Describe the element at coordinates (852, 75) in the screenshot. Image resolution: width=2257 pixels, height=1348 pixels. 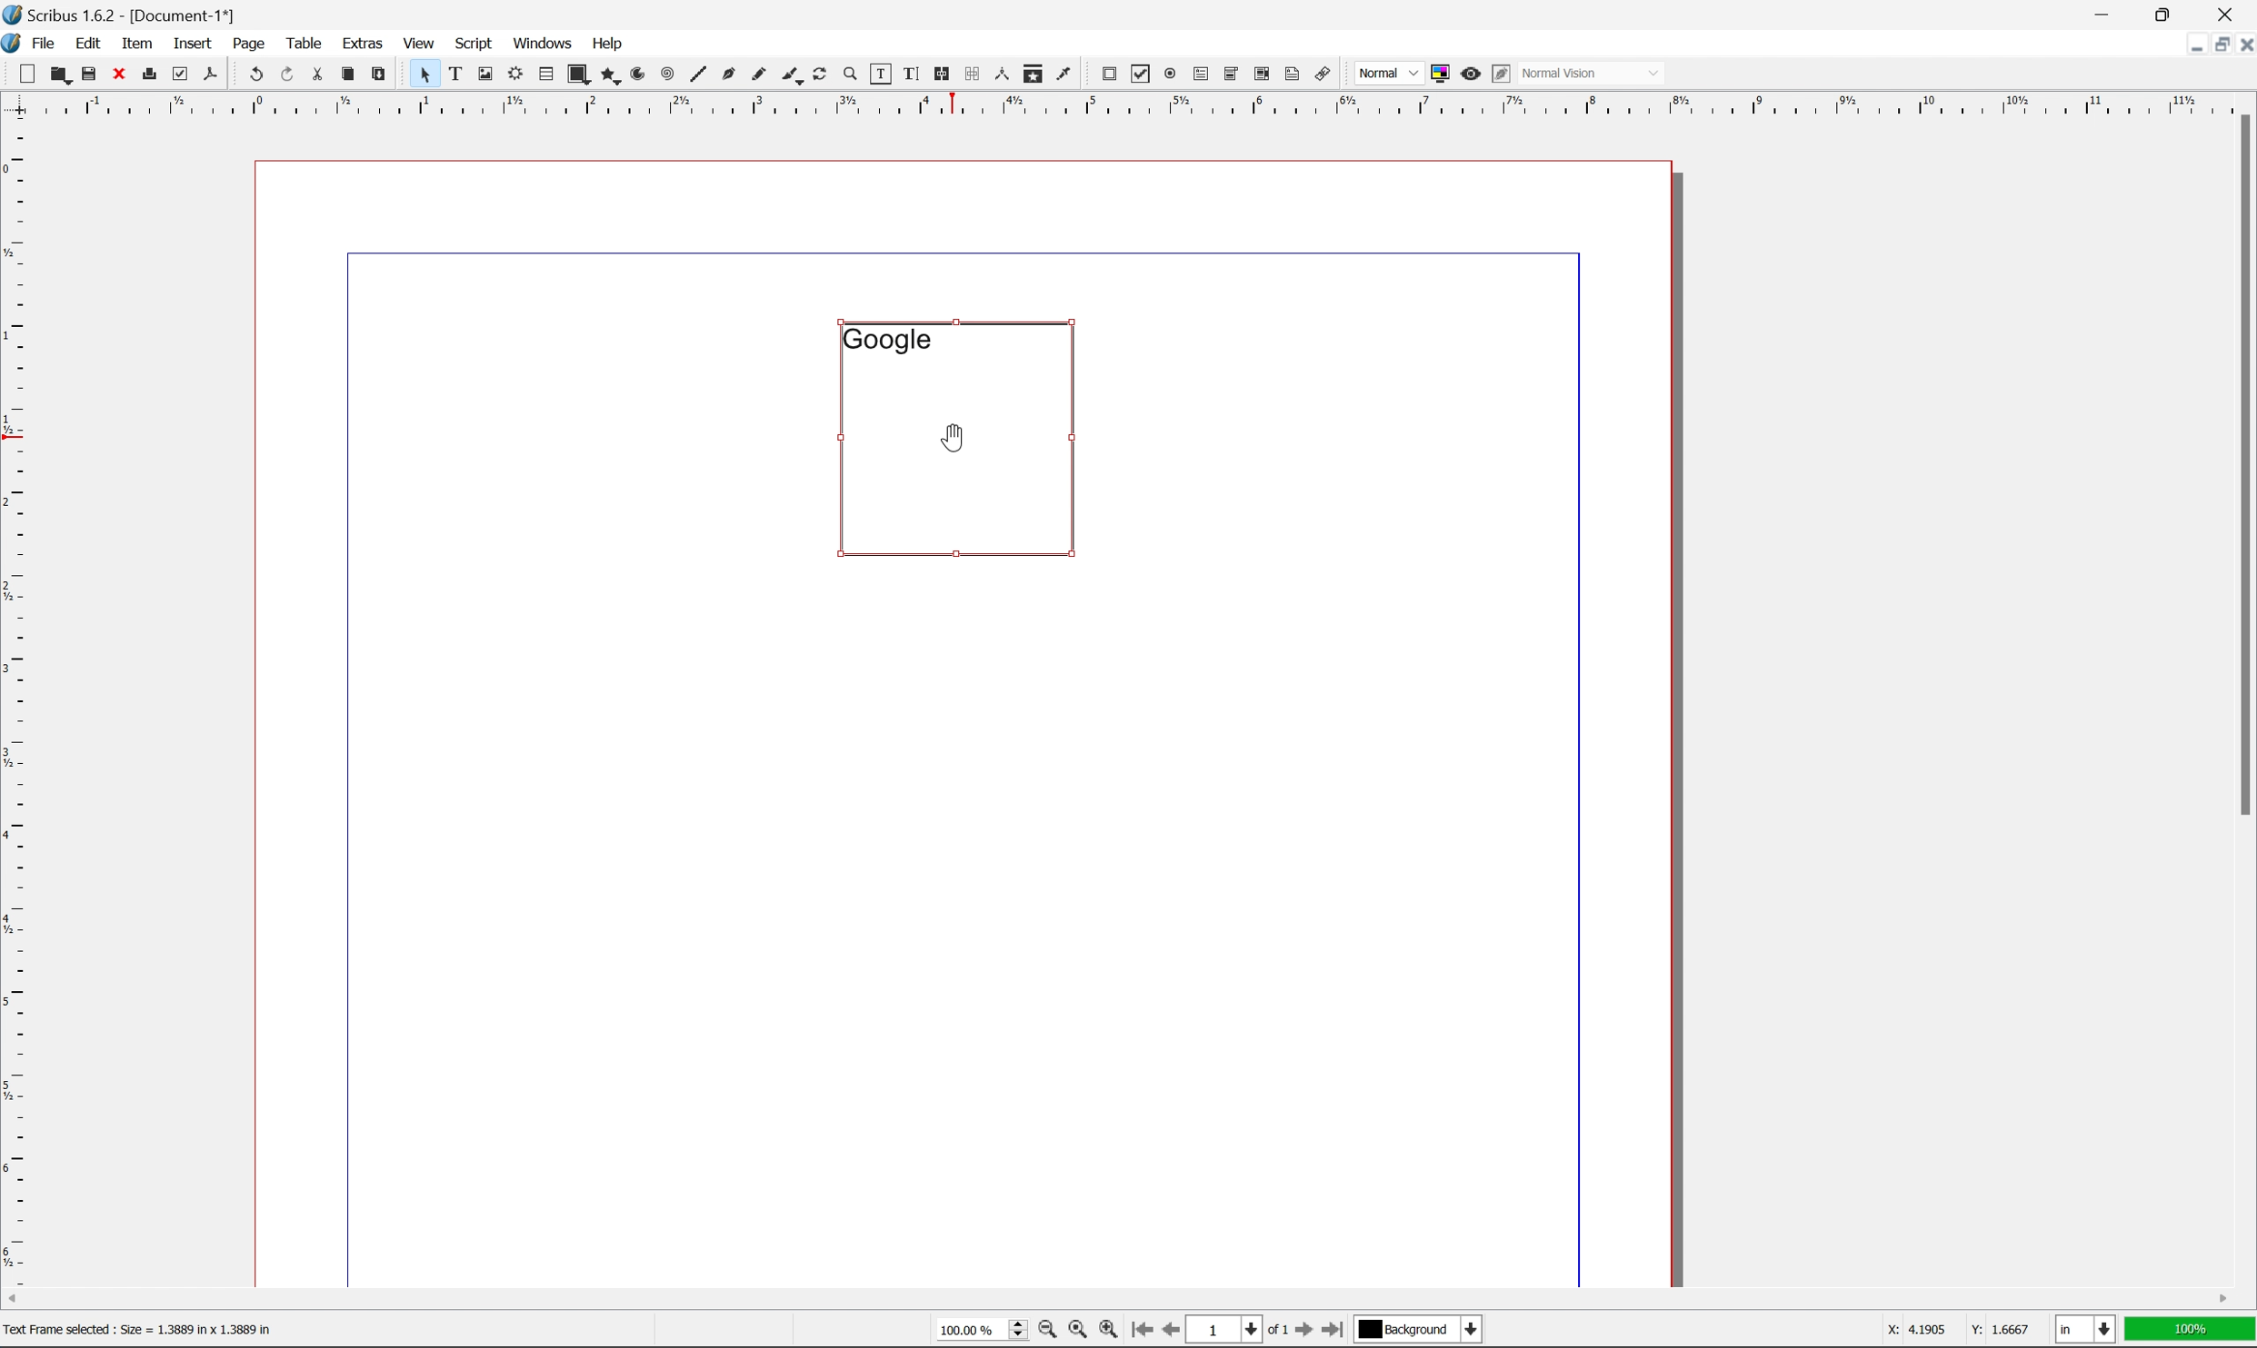
I see `zoom in or zoom out` at that location.